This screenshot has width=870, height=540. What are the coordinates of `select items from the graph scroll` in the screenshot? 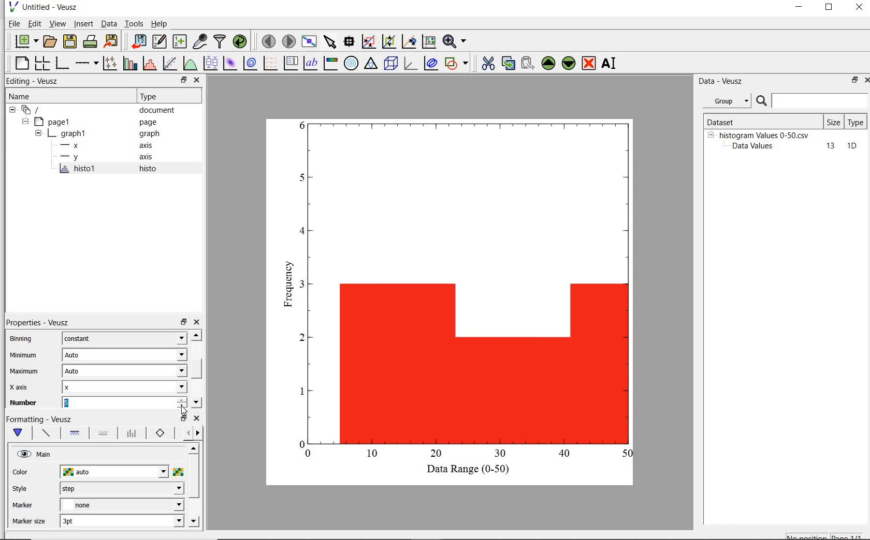 It's located at (330, 40).